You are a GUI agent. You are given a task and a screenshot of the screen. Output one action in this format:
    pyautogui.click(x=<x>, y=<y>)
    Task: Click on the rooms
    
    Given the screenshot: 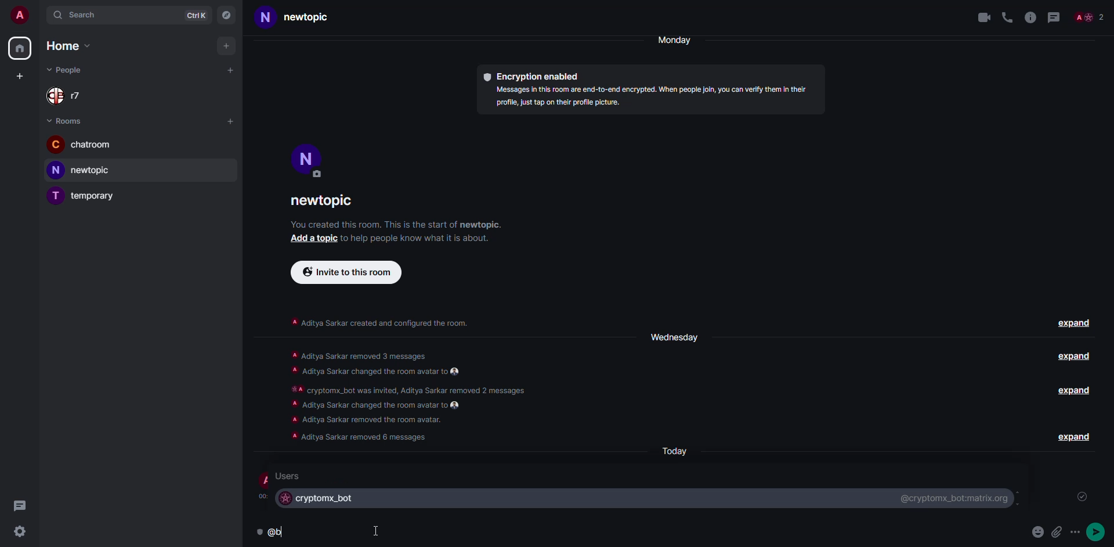 What is the action you would take?
    pyautogui.click(x=68, y=120)
    